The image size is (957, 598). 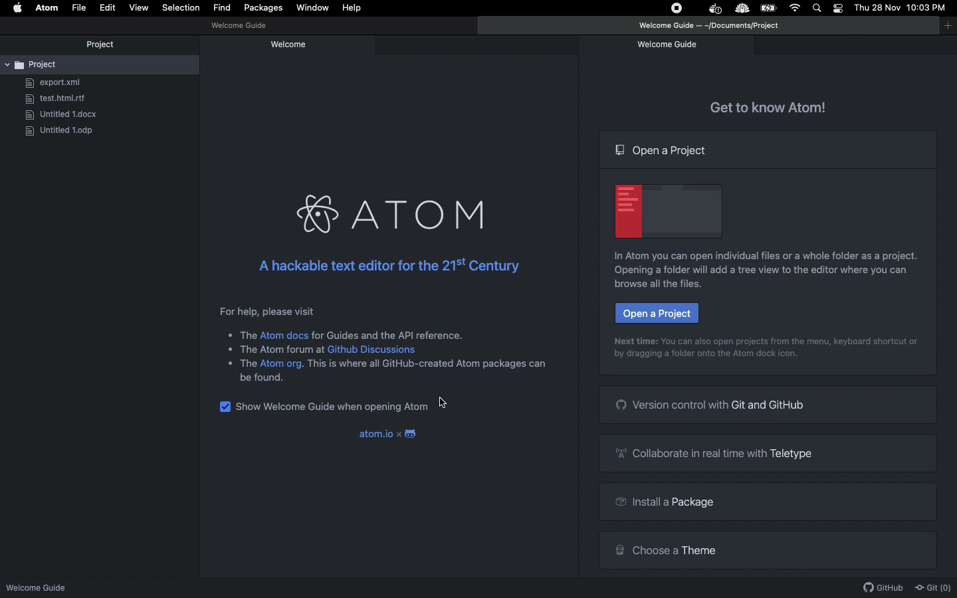 What do you see at coordinates (56, 84) in the screenshot?
I see `export.xml` at bounding box center [56, 84].